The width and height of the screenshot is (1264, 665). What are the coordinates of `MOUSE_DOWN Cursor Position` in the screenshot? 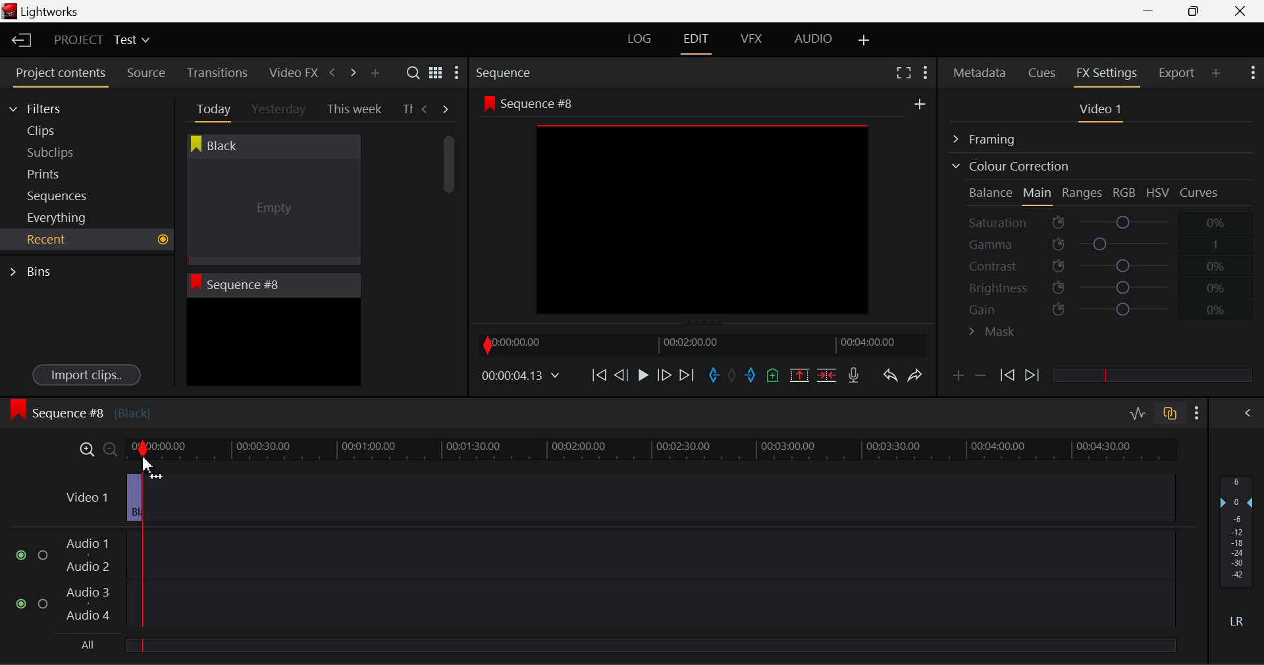 It's located at (145, 462).